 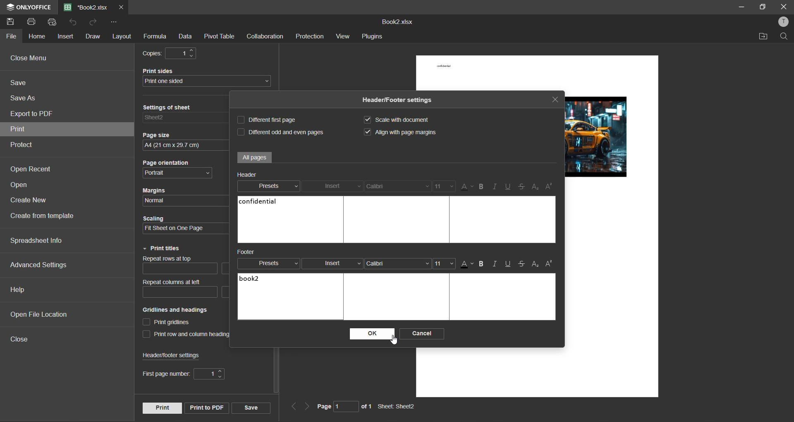 I want to click on font style, so click(x=399, y=186).